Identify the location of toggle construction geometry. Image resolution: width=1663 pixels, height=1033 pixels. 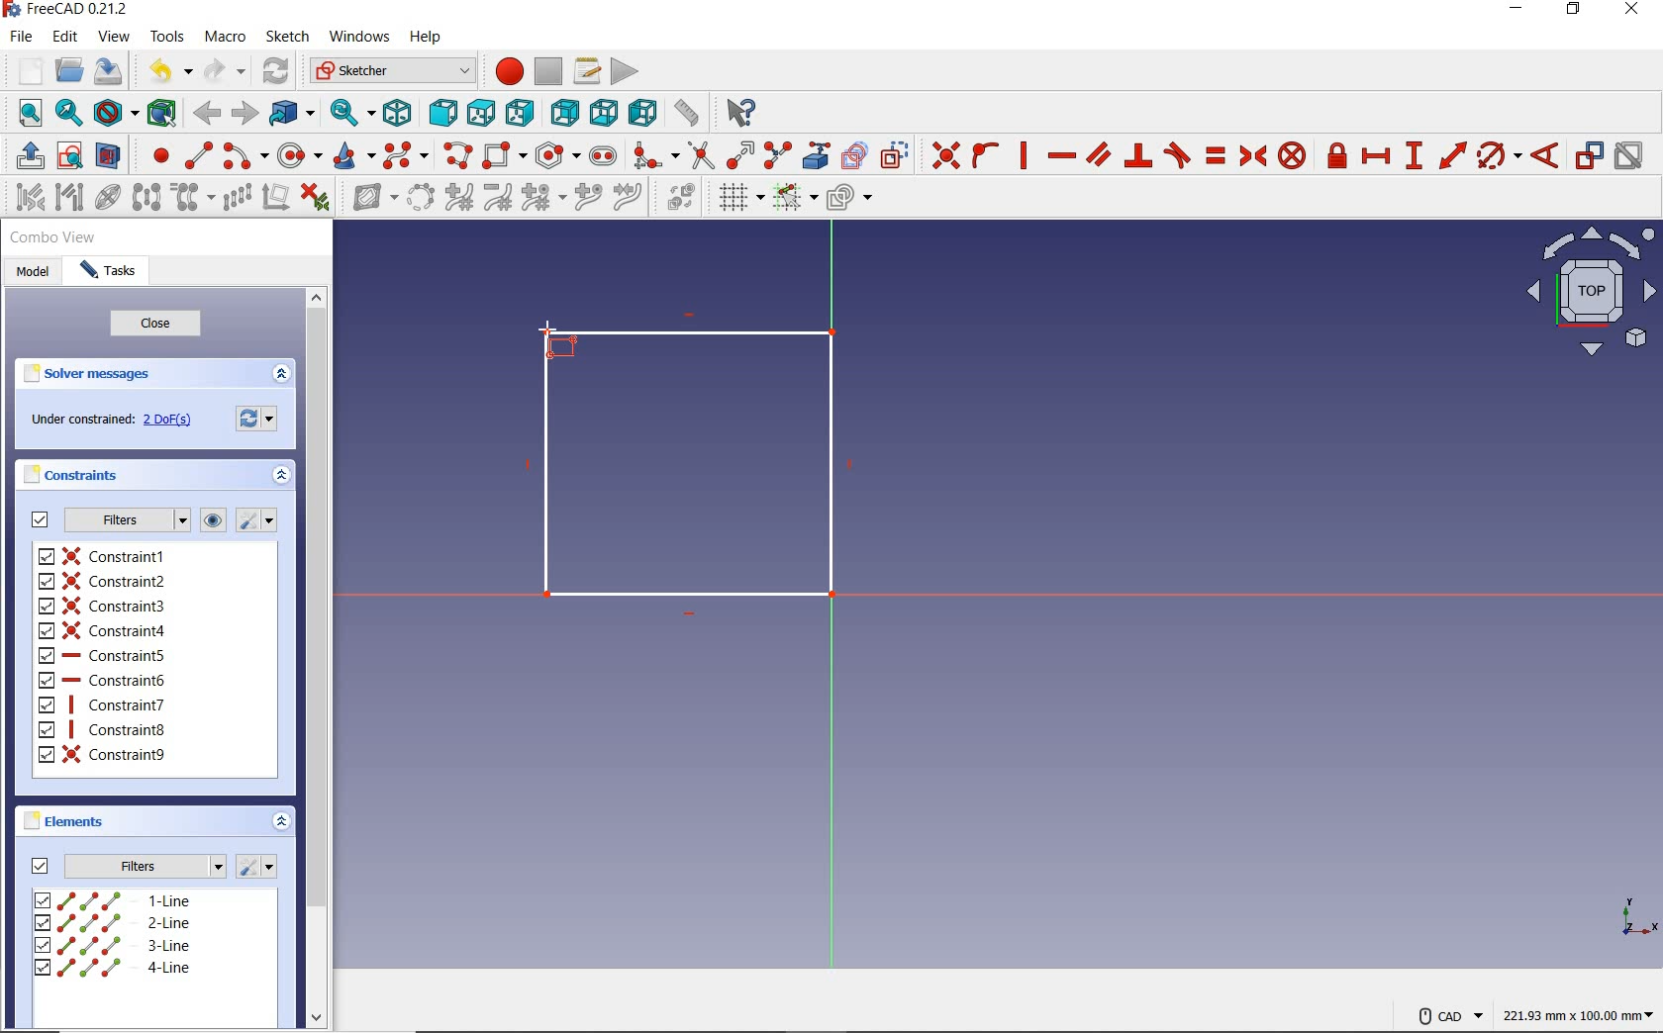
(896, 155).